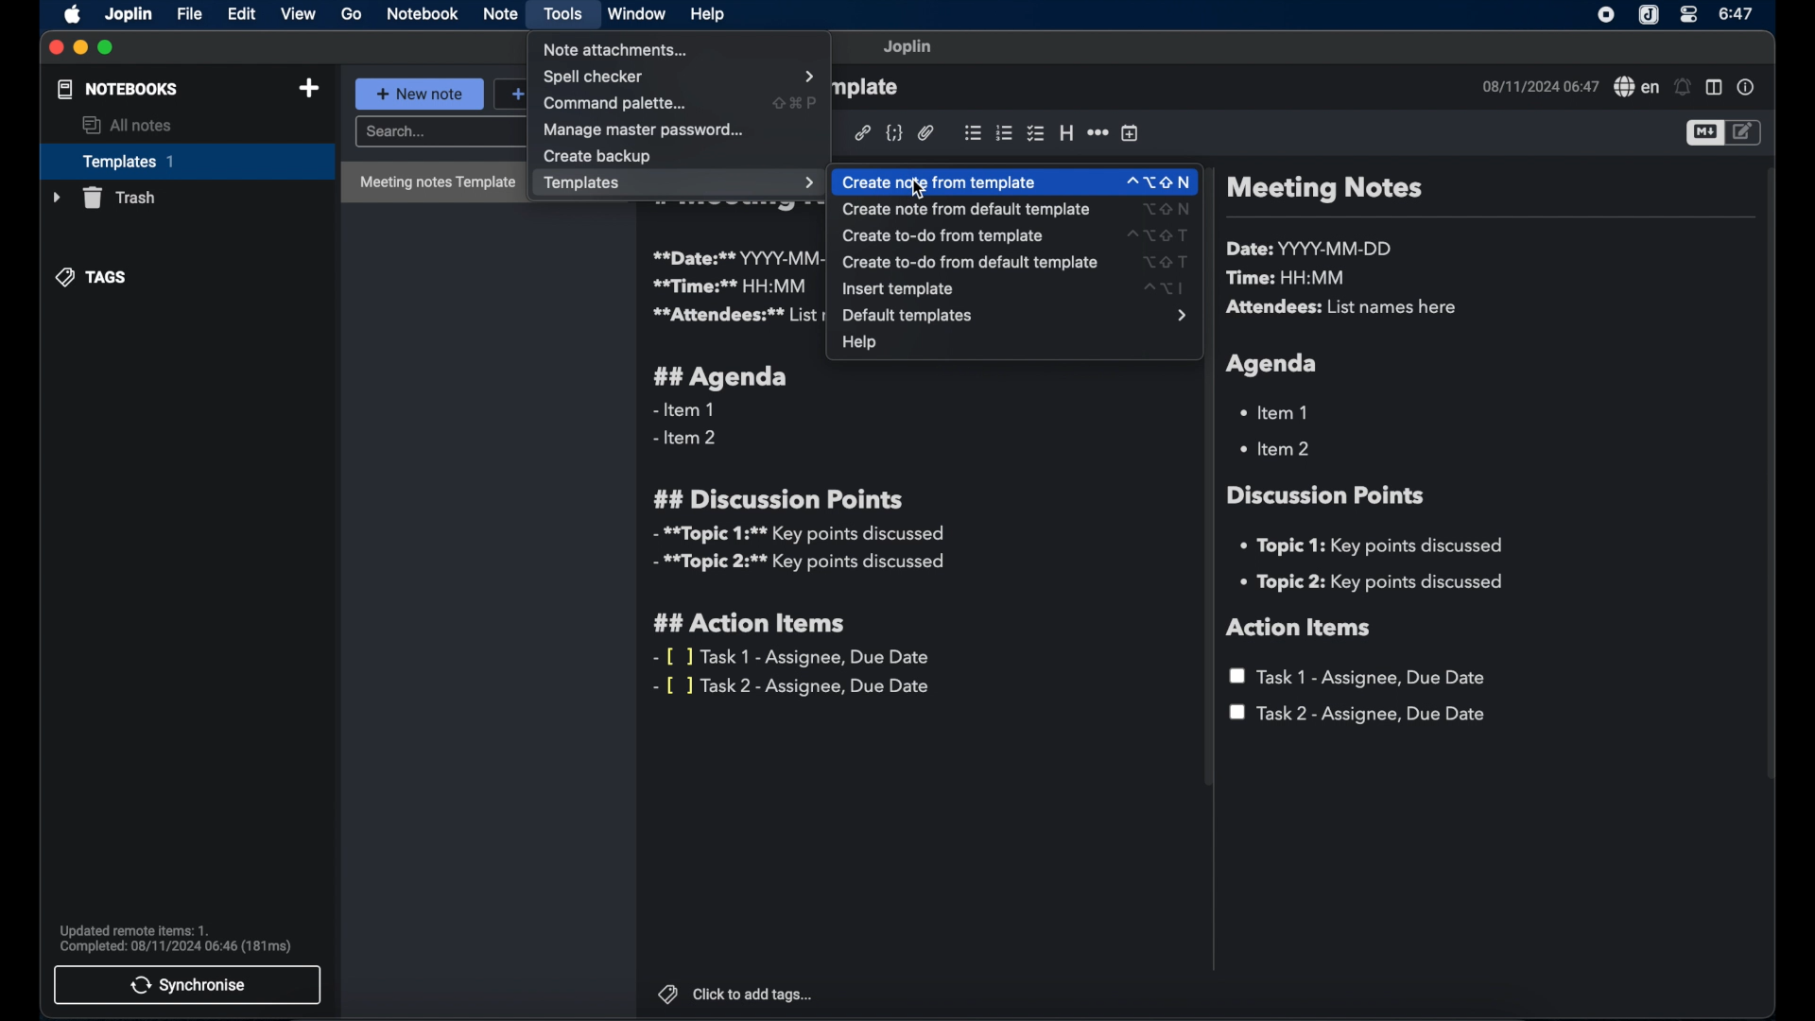 Image resolution: width=1815 pixels, height=1021 pixels. What do you see at coordinates (422, 15) in the screenshot?
I see `notebook` at bounding box center [422, 15].